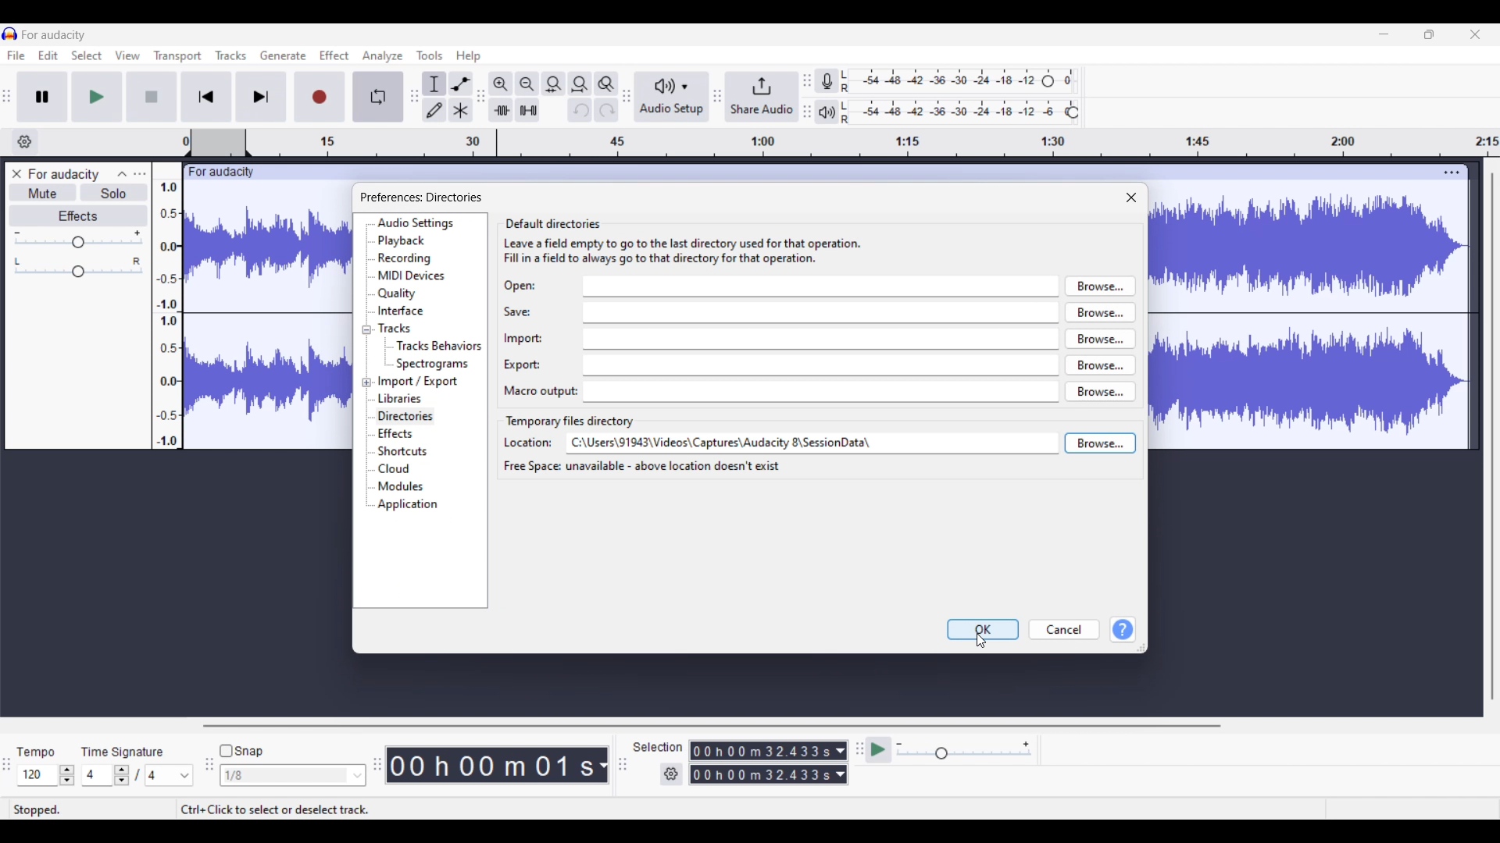 The width and height of the screenshot is (1500, 843). I want to click on Indicates text box for location, so click(529, 442).